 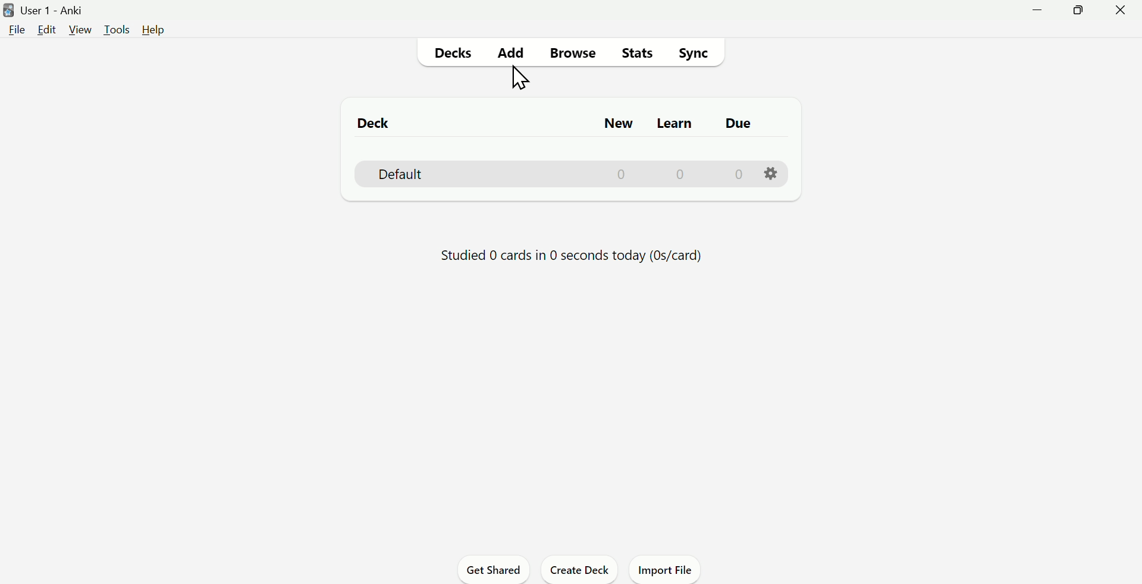 What do you see at coordinates (55, 11) in the screenshot?
I see `User 1 - Anki` at bounding box center [55, 11].